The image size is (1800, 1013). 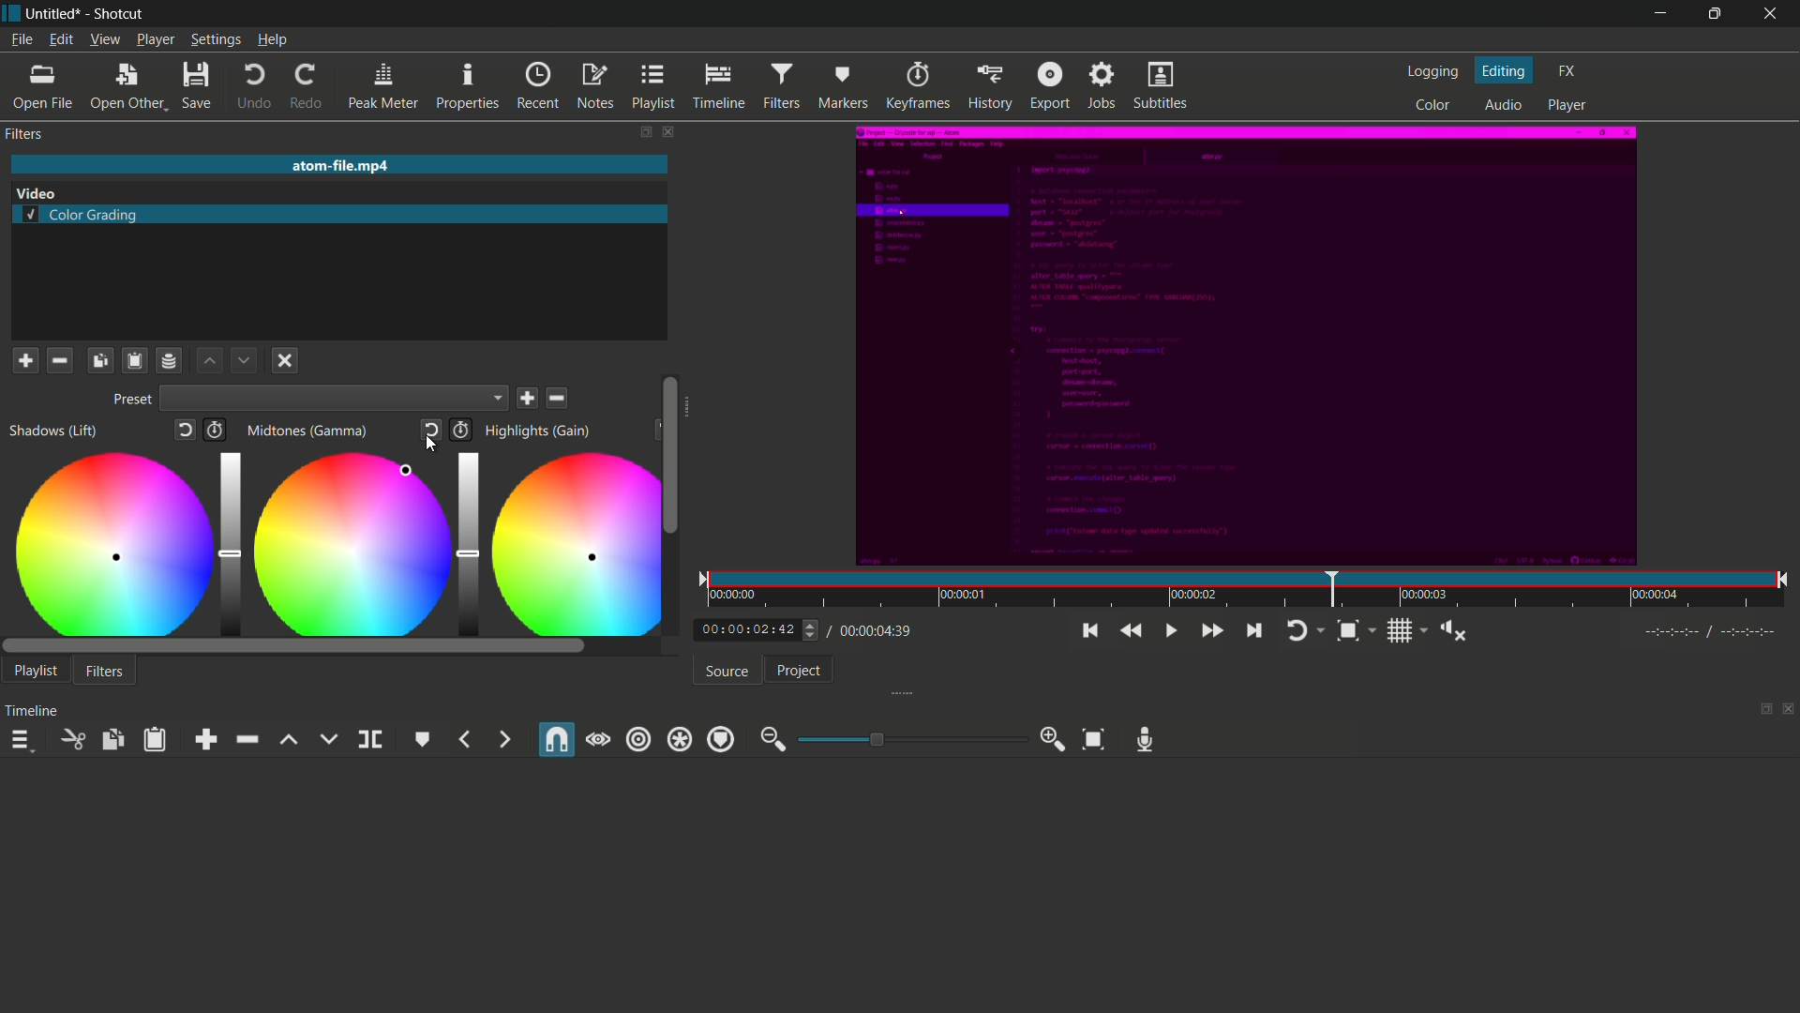 I want to click on audio, so click(x=1500, y=106).